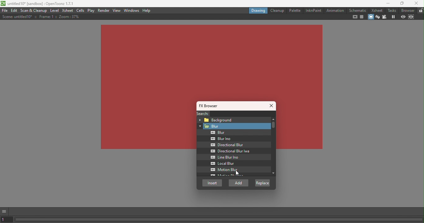  I want to click on Lock rooms tab, so click(421, 11).